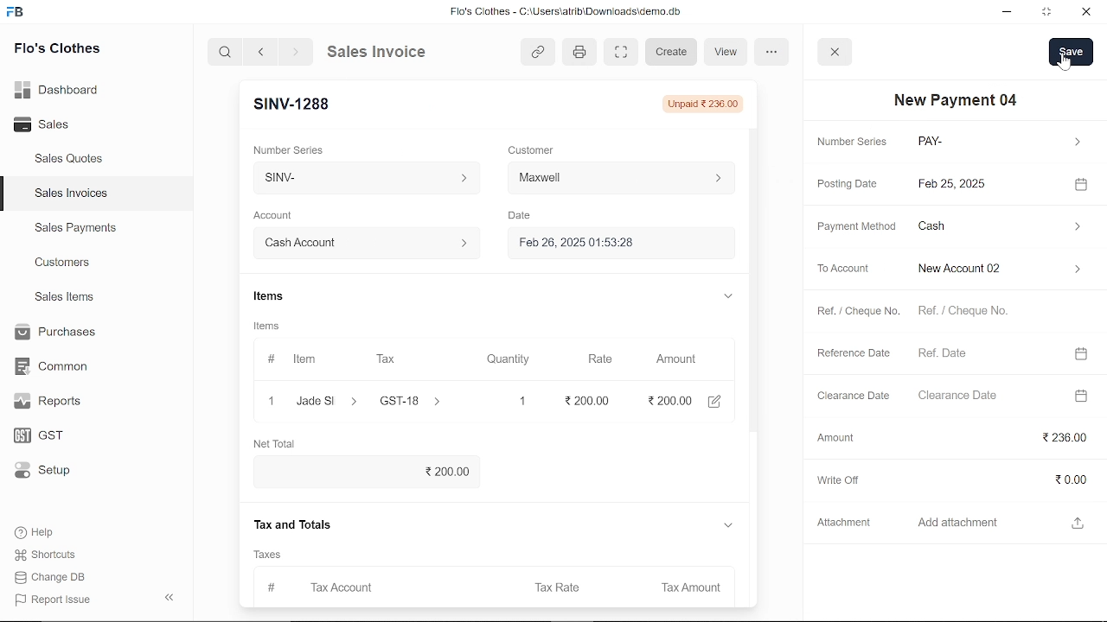  What do you see at coordinates (1001, 473) in the screenshot?
I see `0.00` at bounding box center [1001, 473].